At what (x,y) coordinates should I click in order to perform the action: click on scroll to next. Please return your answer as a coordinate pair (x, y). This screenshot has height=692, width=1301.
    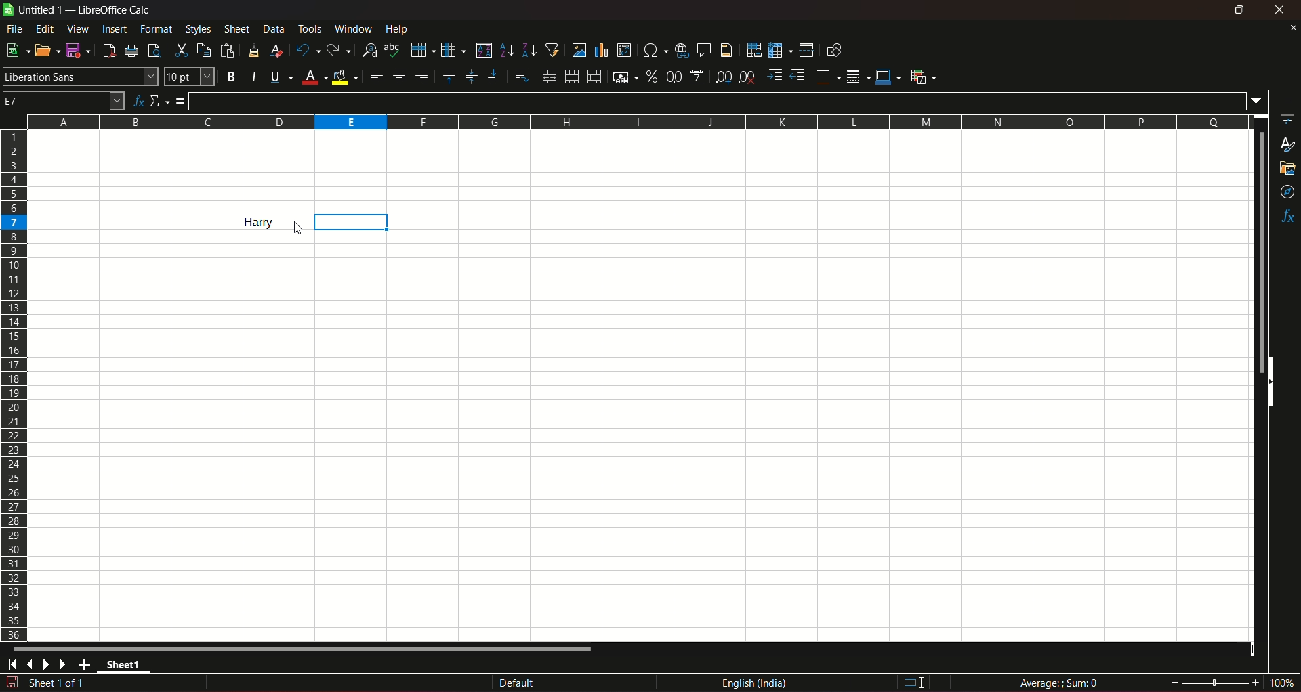
    Looking at the image, I should click on (49, 665).